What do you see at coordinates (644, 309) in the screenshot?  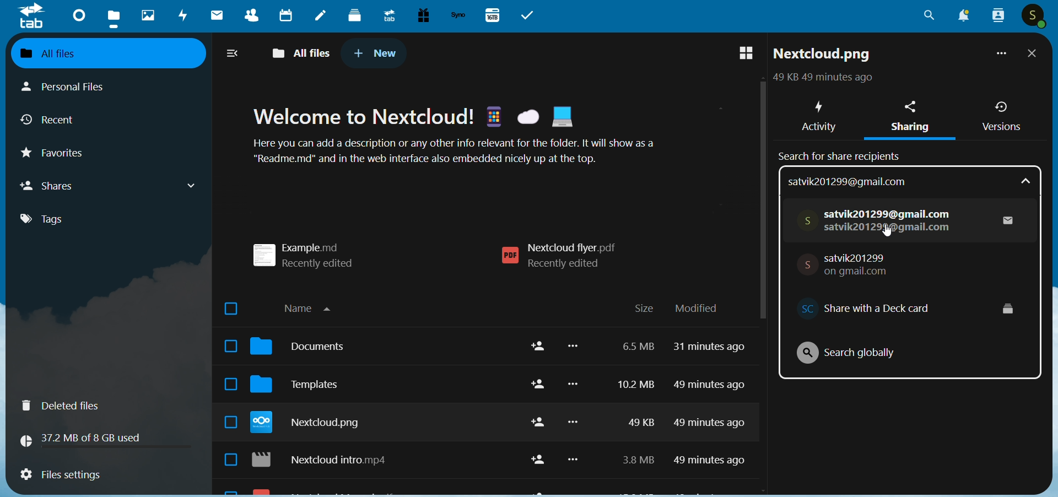 I see `size` at bounding box center [644, 309].